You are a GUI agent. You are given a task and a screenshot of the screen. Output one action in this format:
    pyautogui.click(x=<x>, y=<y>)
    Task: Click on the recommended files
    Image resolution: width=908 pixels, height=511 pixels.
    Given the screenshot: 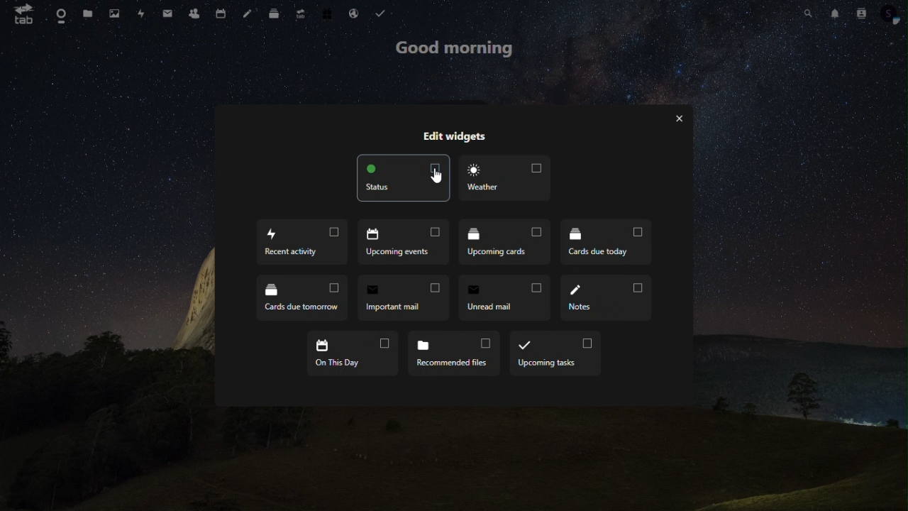 What is the action you would take?
    pyautogui.click(x=457, y=353)
    